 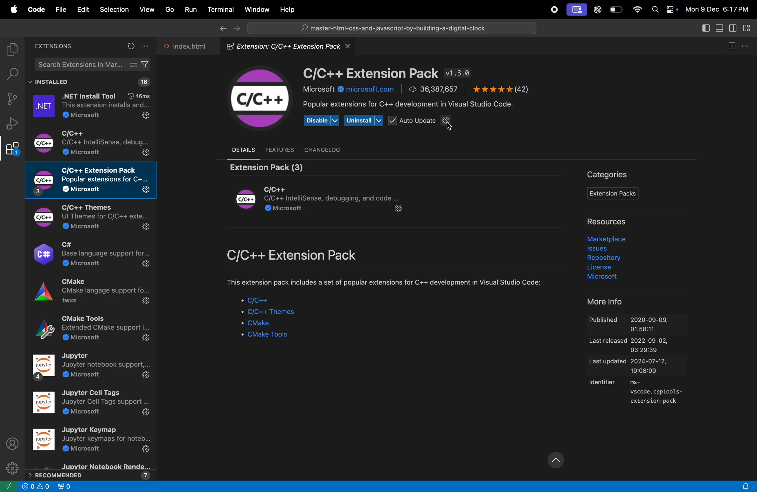 What do you see at coordinates (54, 47) in the screenshot?
I see `extensions` at bounding box center [54, 47].